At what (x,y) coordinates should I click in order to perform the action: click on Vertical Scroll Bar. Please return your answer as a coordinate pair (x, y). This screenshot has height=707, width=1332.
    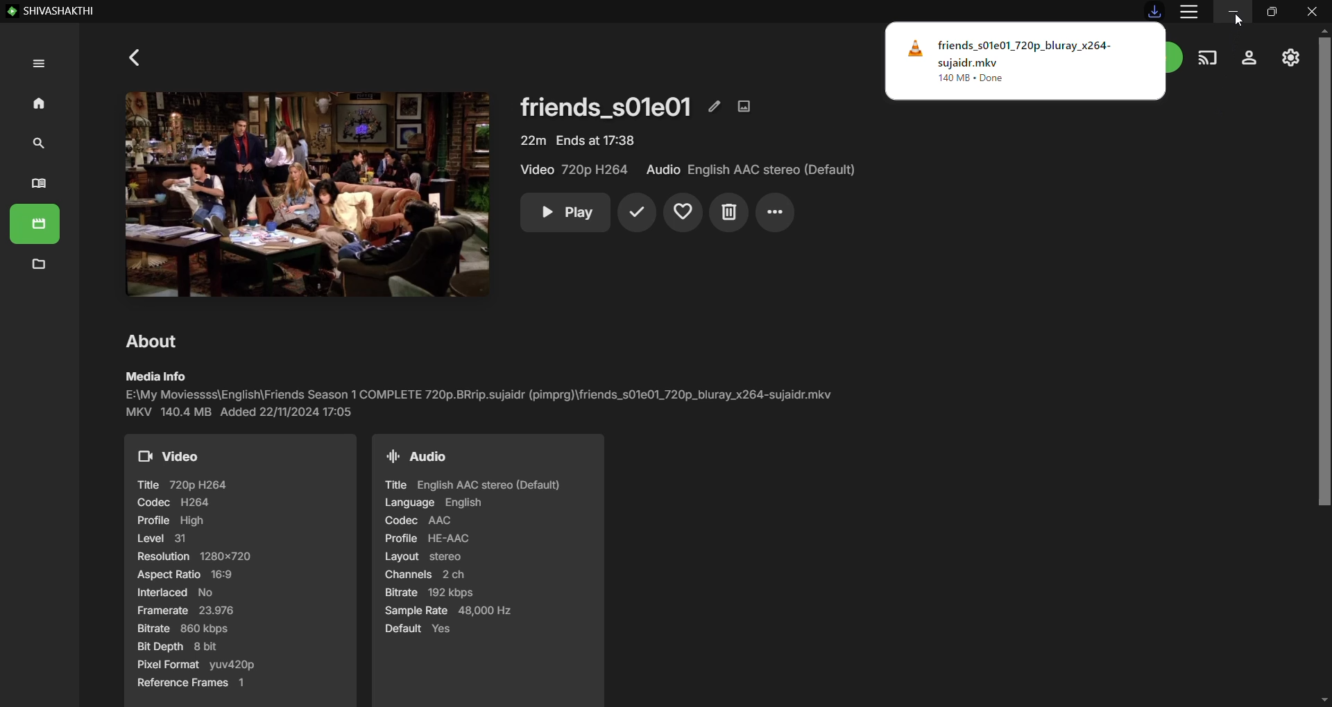
    Looking at the image, I should click on (1324, 365).